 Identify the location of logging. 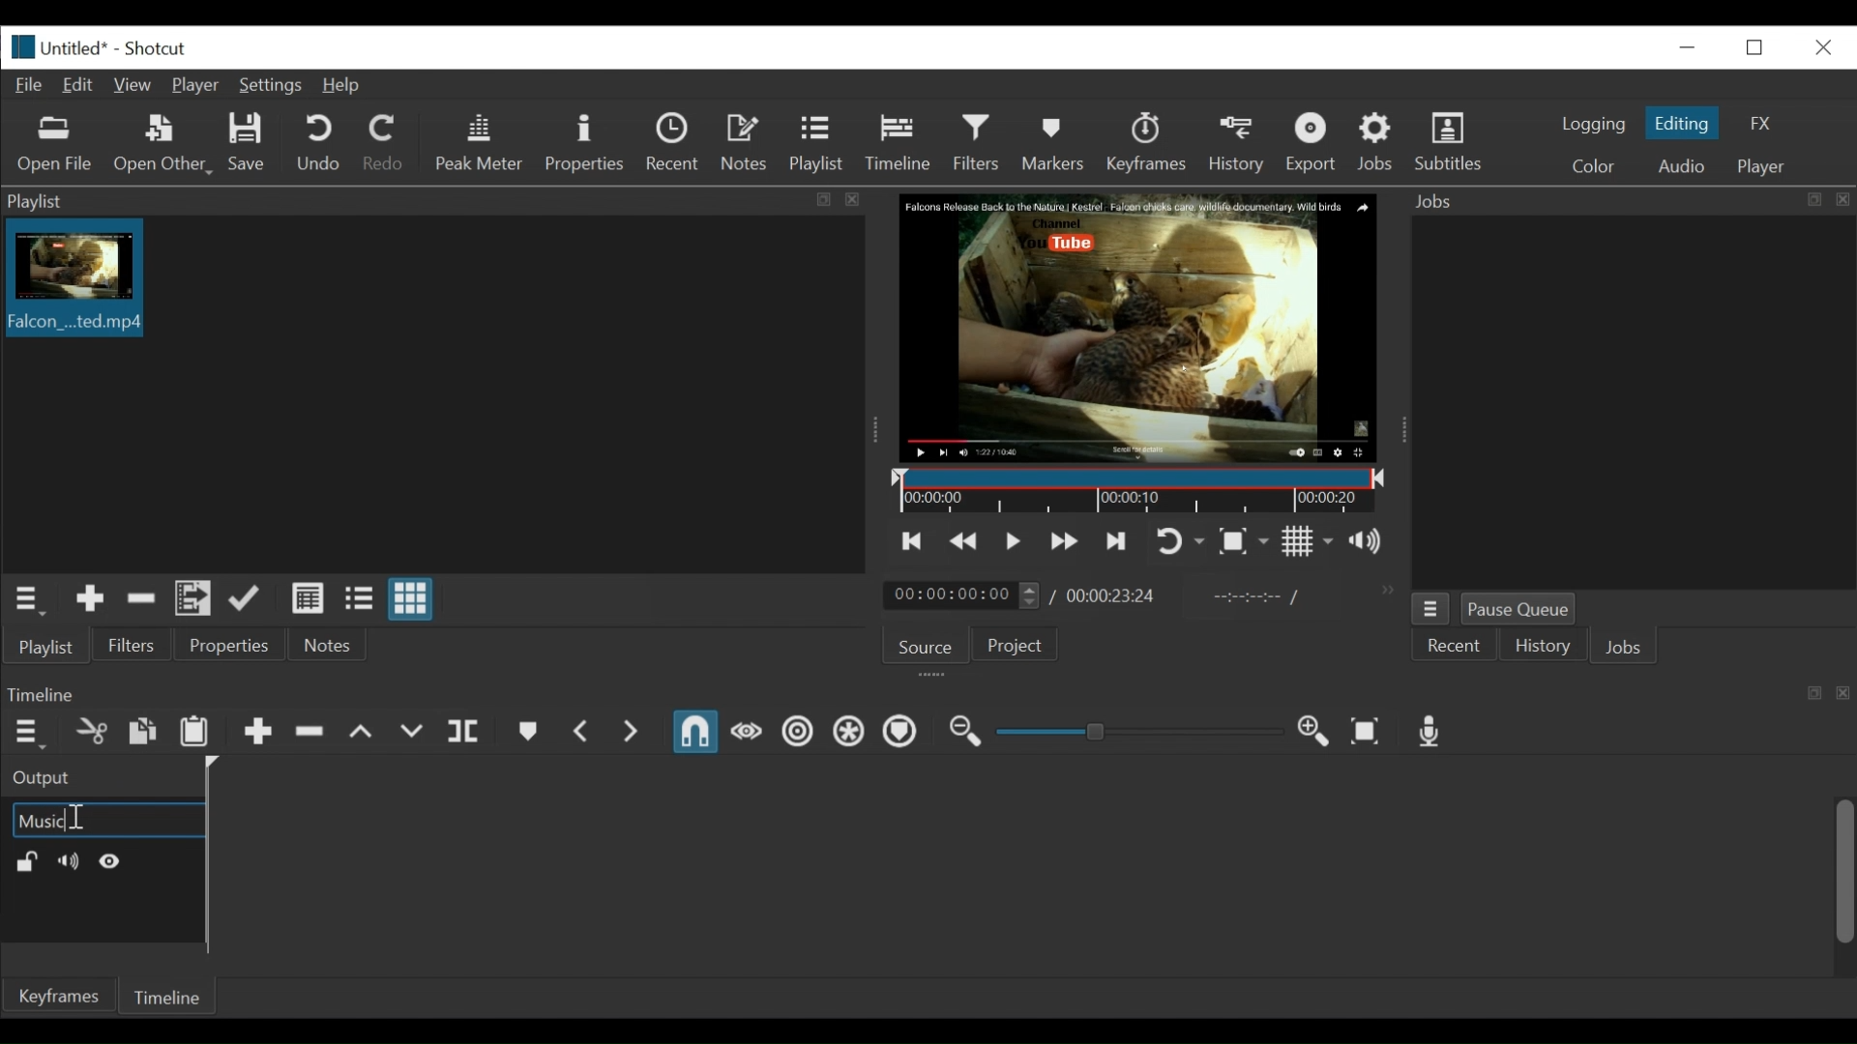
(1594, 126).